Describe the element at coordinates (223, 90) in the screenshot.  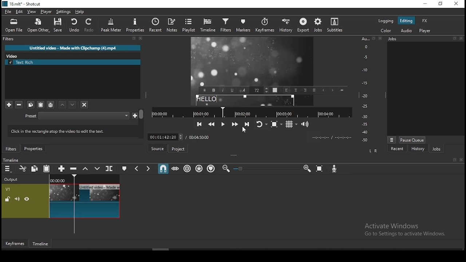
I see `Italic` at that location.